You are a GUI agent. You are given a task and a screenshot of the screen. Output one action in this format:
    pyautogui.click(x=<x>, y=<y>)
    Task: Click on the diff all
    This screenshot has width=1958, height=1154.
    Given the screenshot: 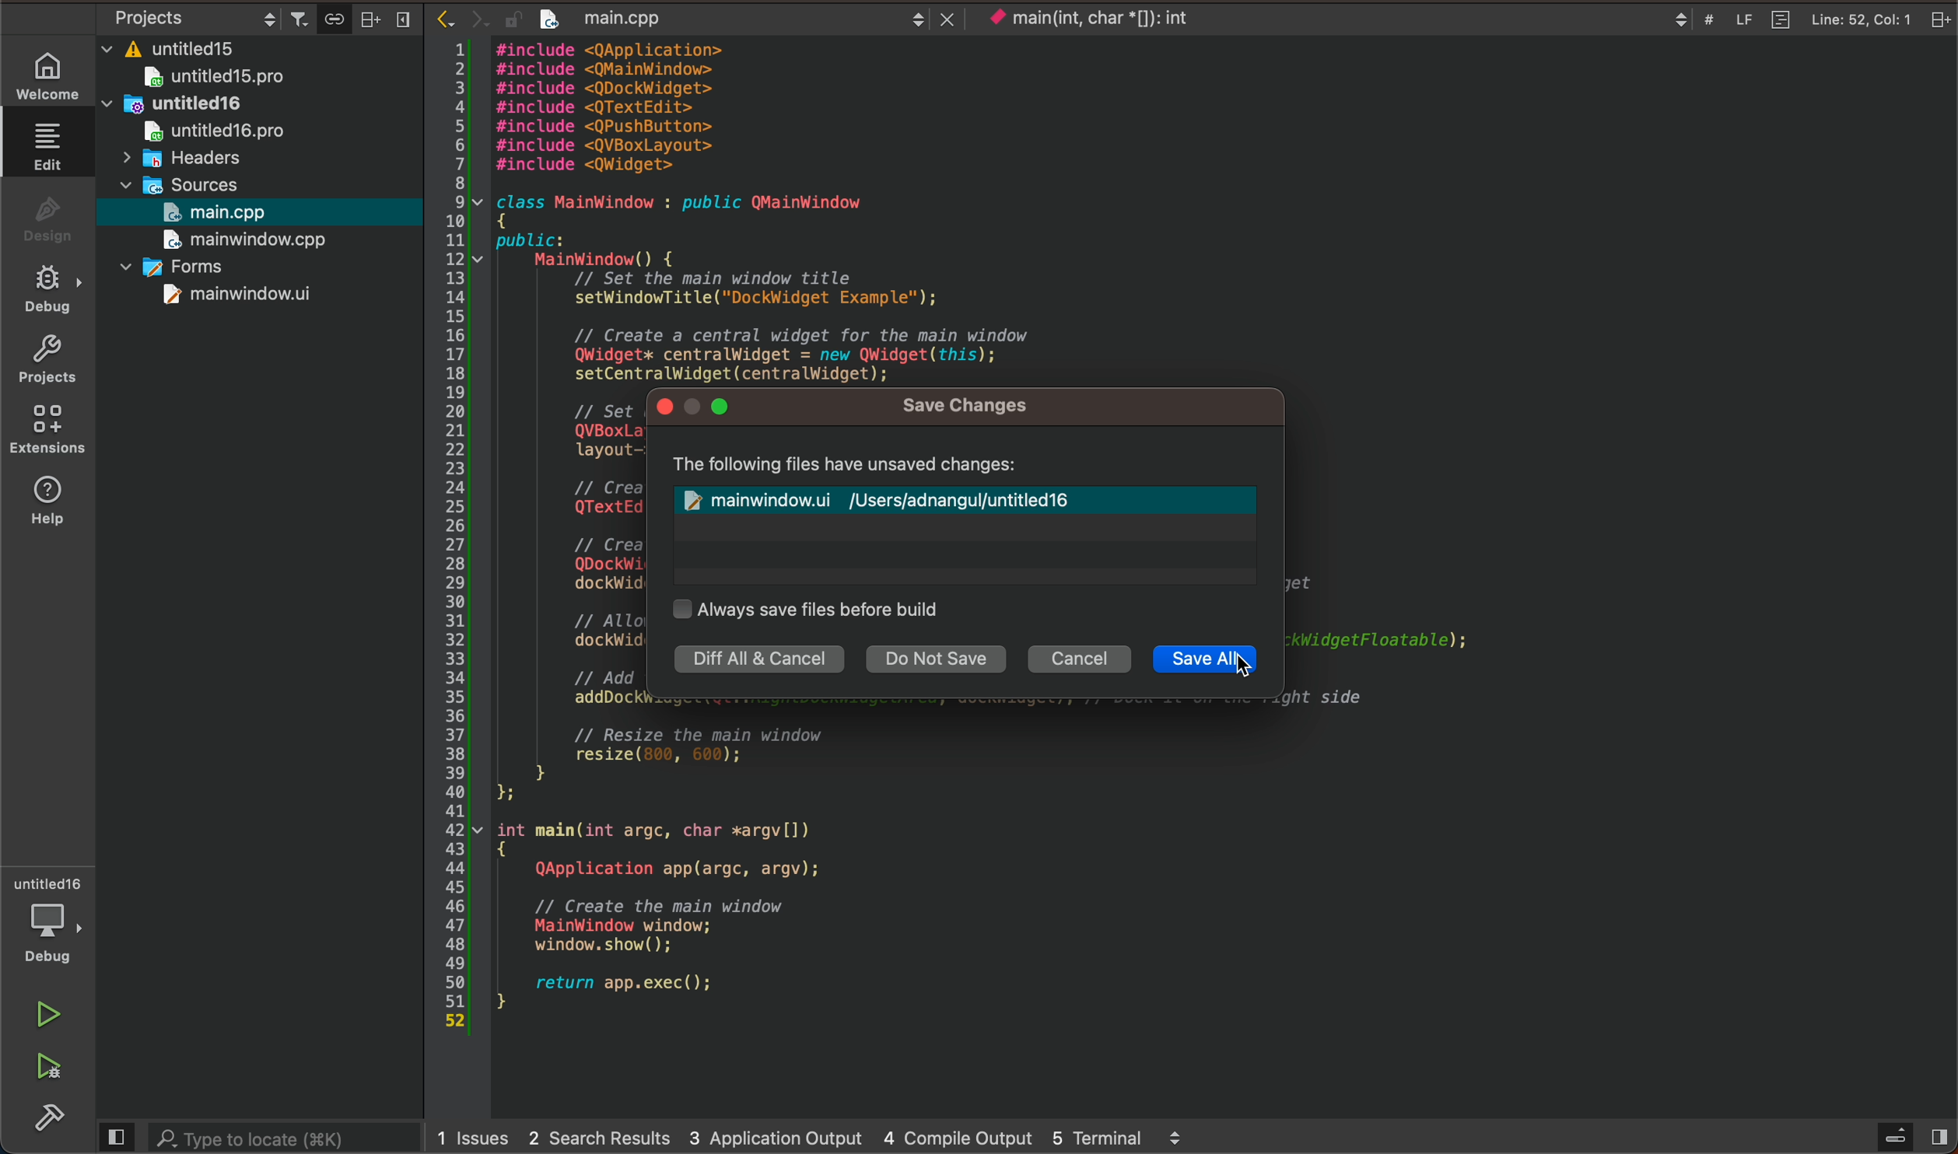 What is the action you would take?
    pyautogui.click(x=761, y=659)
    